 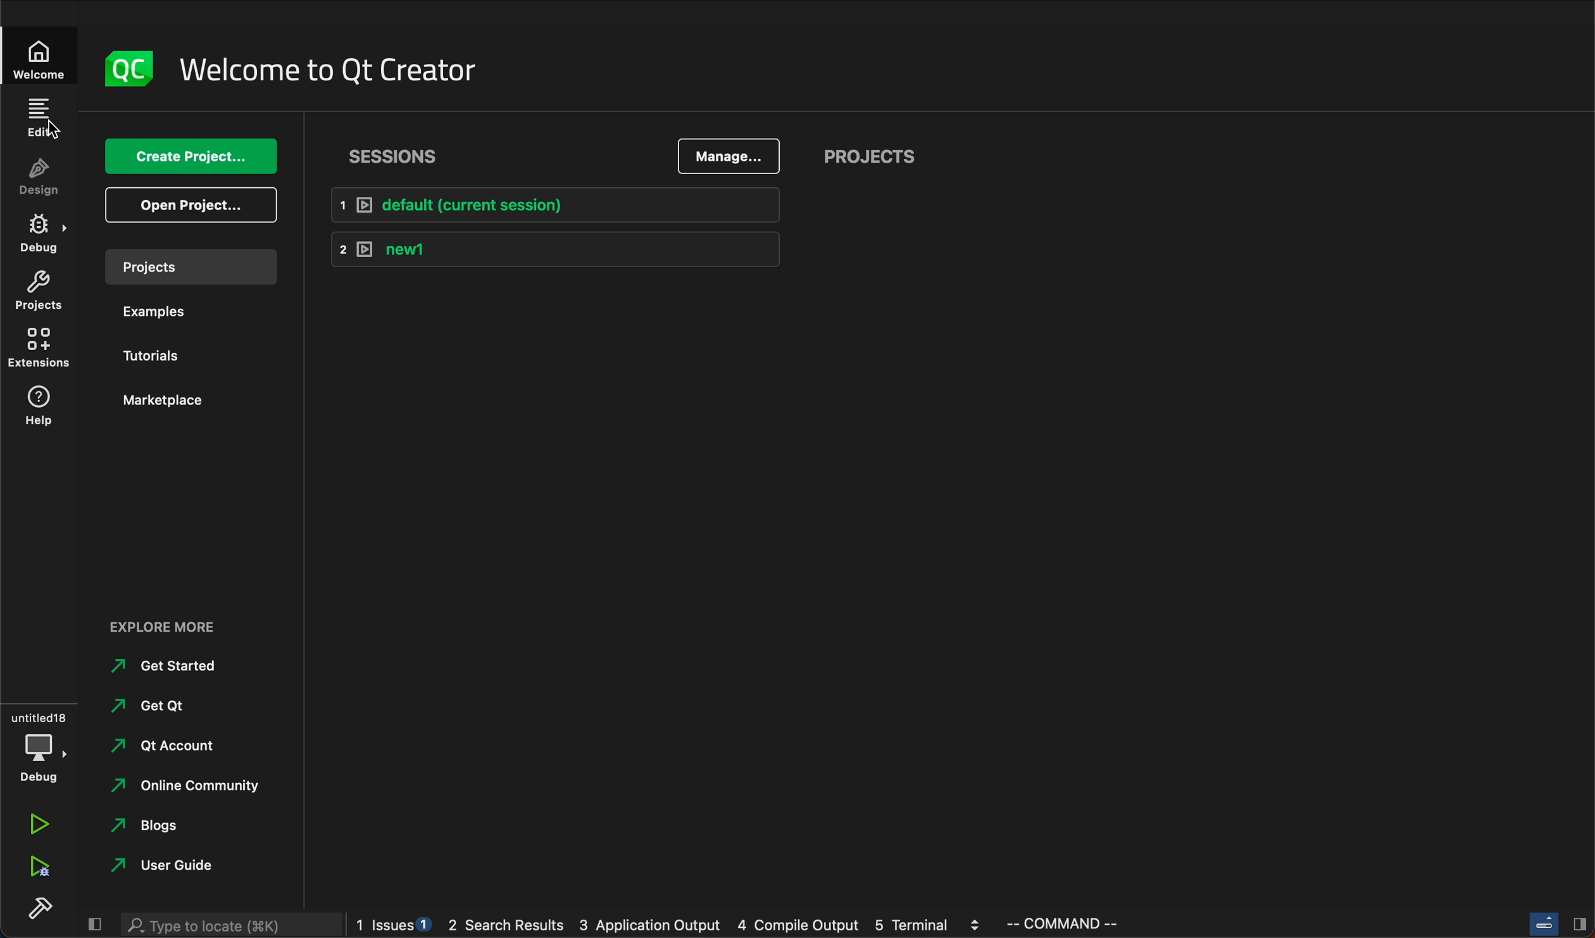 I want to click on command, so click(x=1084, y=926).